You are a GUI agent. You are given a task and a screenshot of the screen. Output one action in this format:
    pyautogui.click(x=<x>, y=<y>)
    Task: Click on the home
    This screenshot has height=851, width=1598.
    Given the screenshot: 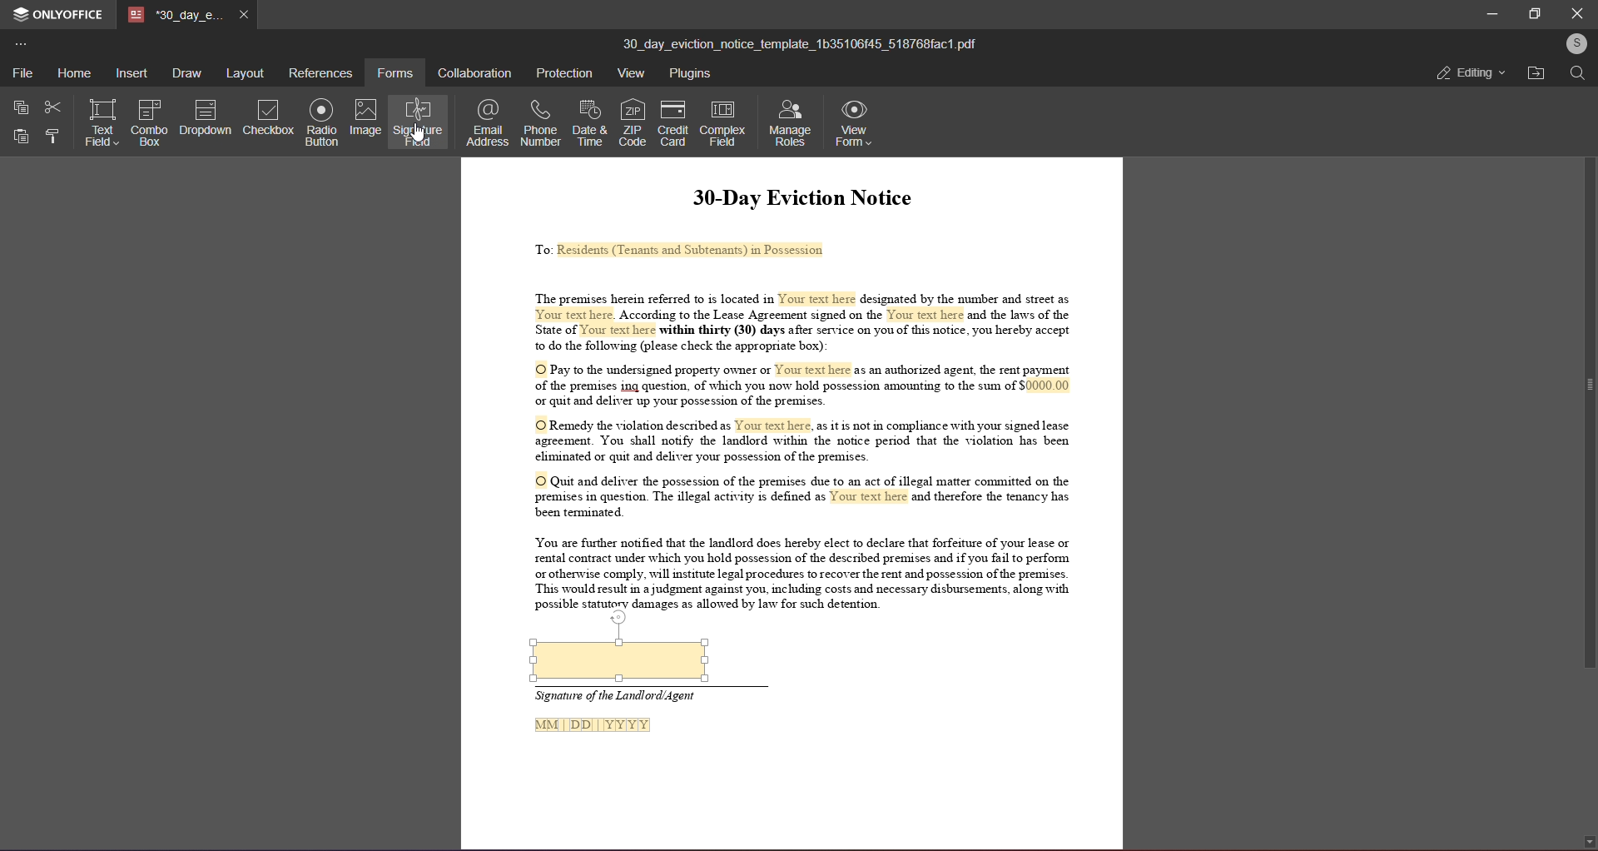 What is the action you would take?
    pyautogui.click(x=73, y=72)
    